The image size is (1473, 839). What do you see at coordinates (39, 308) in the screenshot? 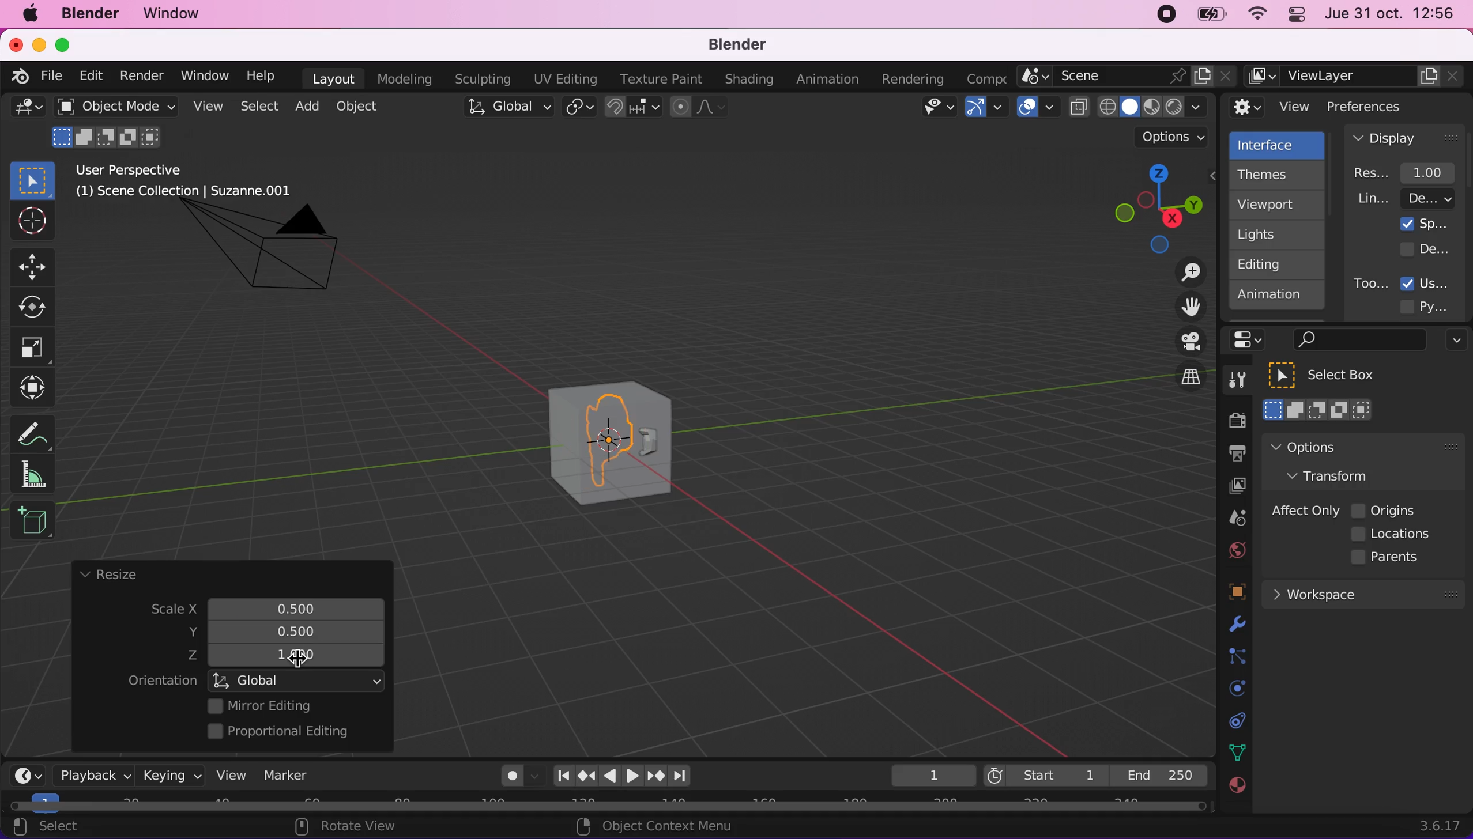
I see `` at bounding box center [39, 308].